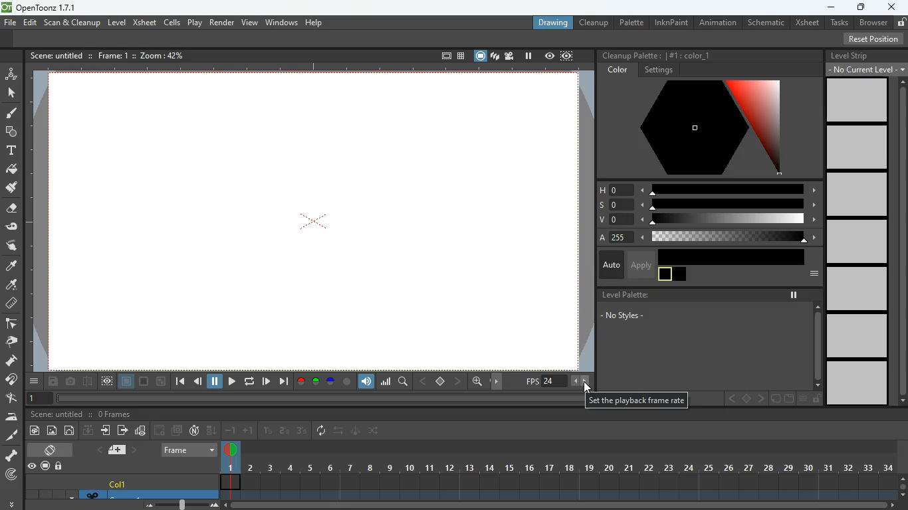  Describe the element at coordinates (284, 382) in the screenshot. I see `end` at that location.